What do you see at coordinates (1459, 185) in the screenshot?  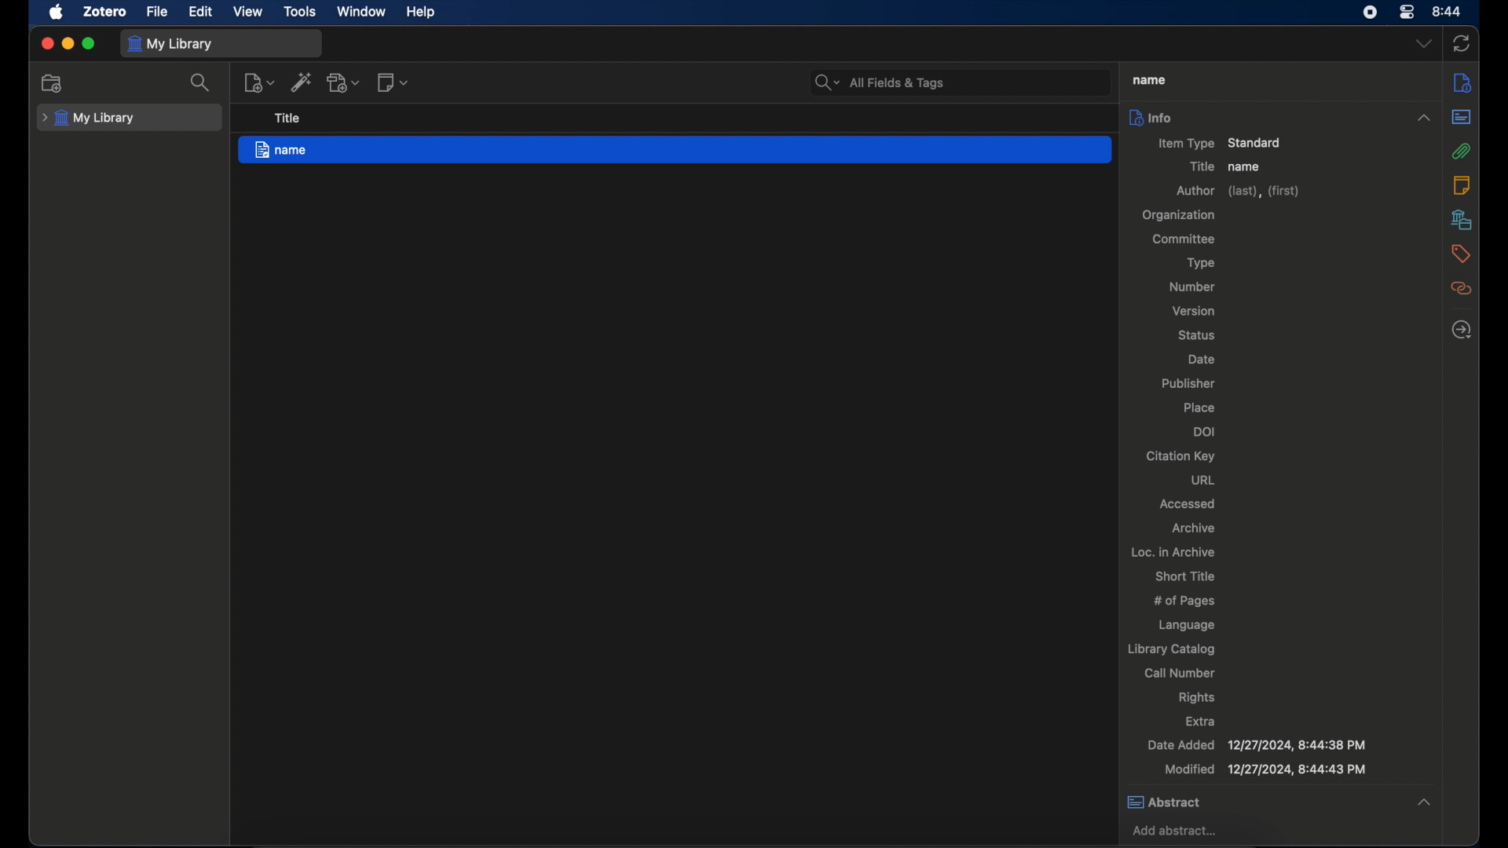 I see `notes` at bounding box center [1459, 185].